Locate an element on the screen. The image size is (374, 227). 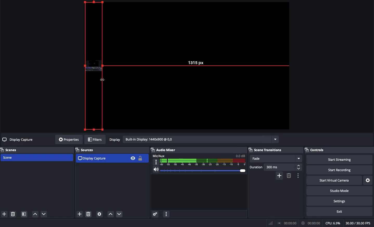
Move down is located at coordinates (44, 214).